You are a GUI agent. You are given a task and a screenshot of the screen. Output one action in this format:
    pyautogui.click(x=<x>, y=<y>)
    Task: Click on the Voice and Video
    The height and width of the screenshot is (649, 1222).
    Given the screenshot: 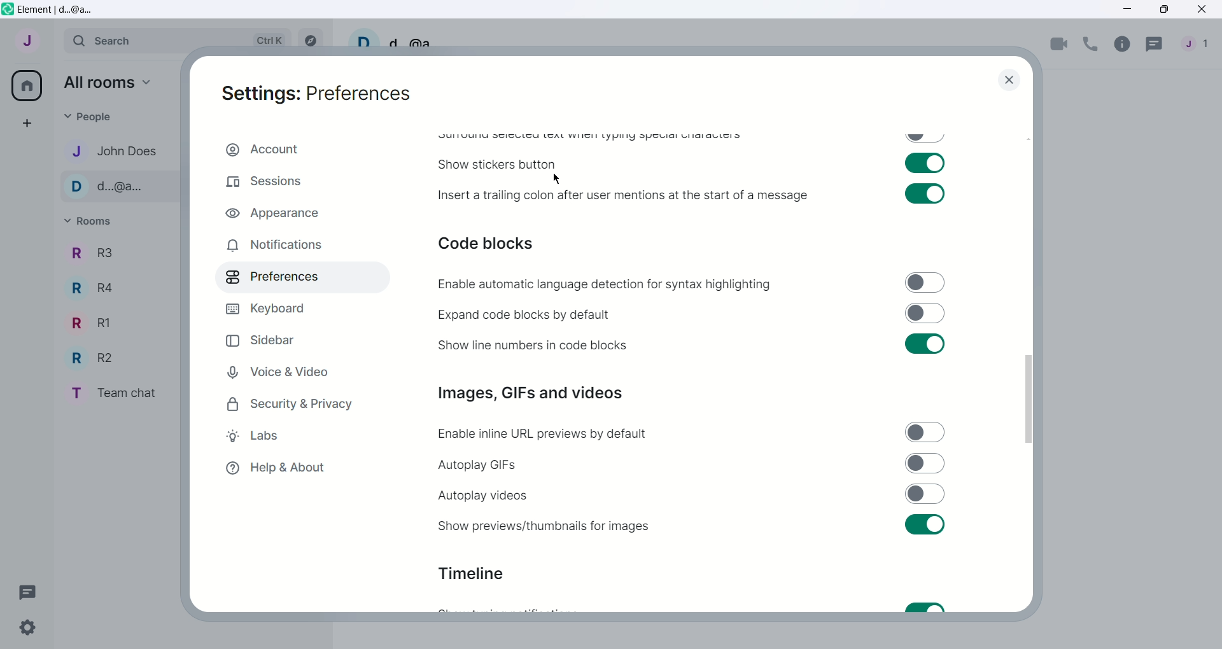 What is the action you would take?
    pyautogui.click(x=295, y=372)
    